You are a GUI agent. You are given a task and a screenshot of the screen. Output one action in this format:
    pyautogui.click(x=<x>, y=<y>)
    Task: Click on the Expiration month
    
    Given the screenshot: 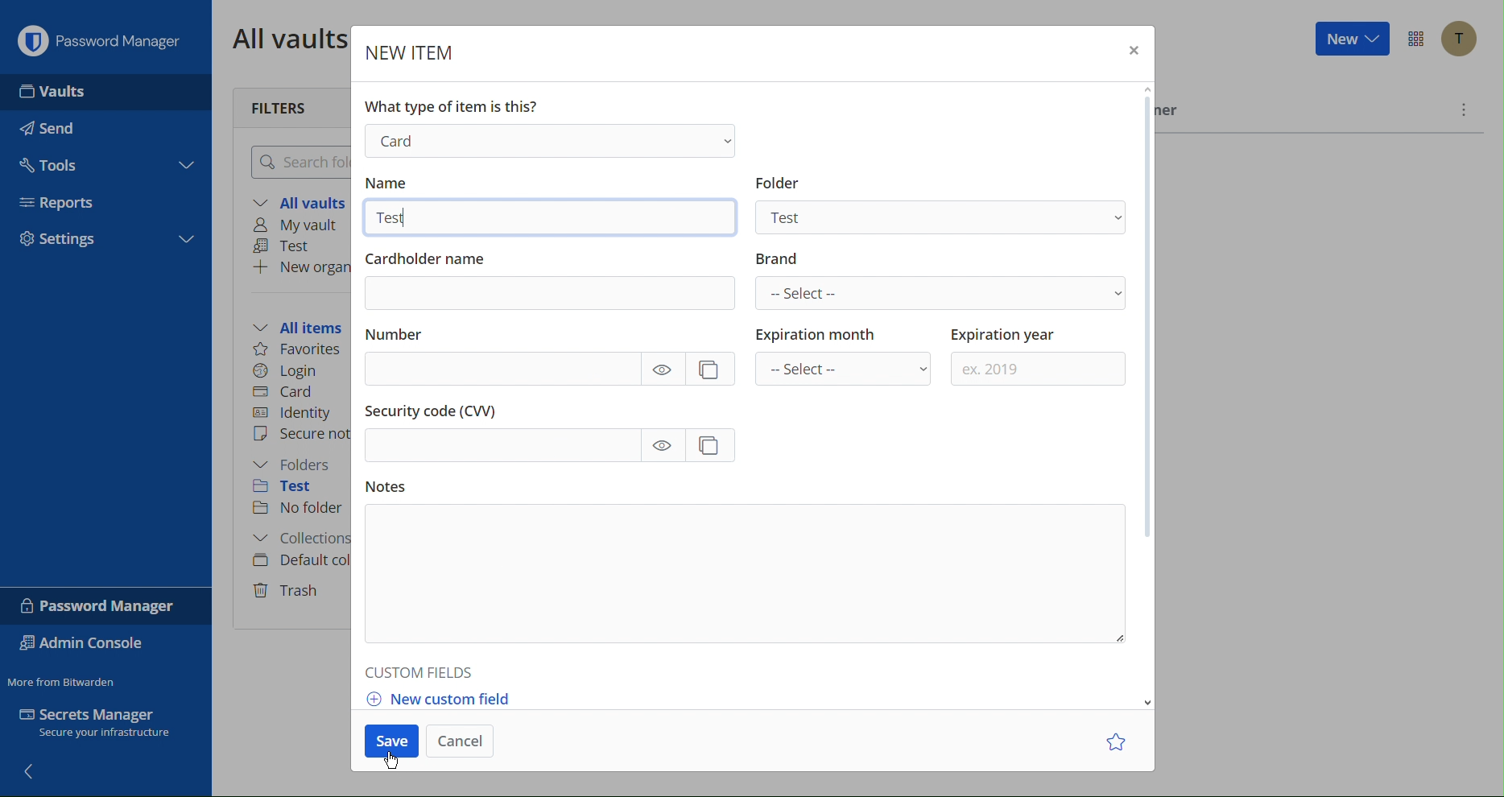 What is the action you would take?
    pyautogui.click(x=844, y=356)
    